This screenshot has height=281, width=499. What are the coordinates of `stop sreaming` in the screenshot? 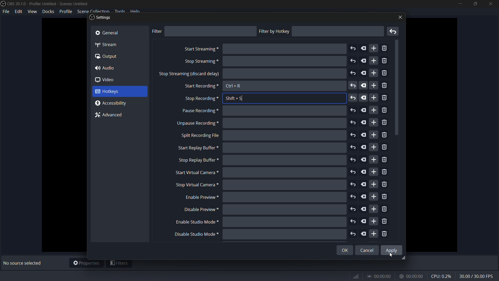 It's located at (189, 74).